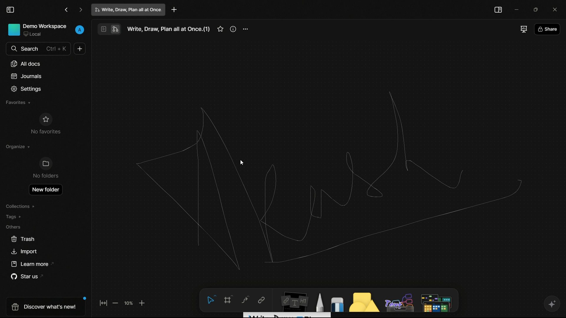 This screenshot has height=318, width=566. What do you see at coordinates (142, 304) in the screenshot?
I see `zoom in` at bounding box center [142, 304].